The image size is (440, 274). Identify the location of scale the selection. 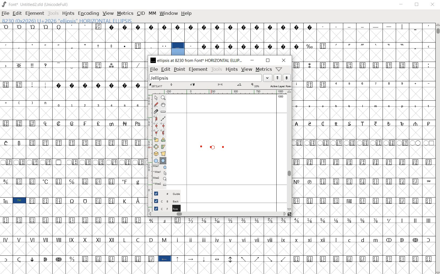
(156, 139).